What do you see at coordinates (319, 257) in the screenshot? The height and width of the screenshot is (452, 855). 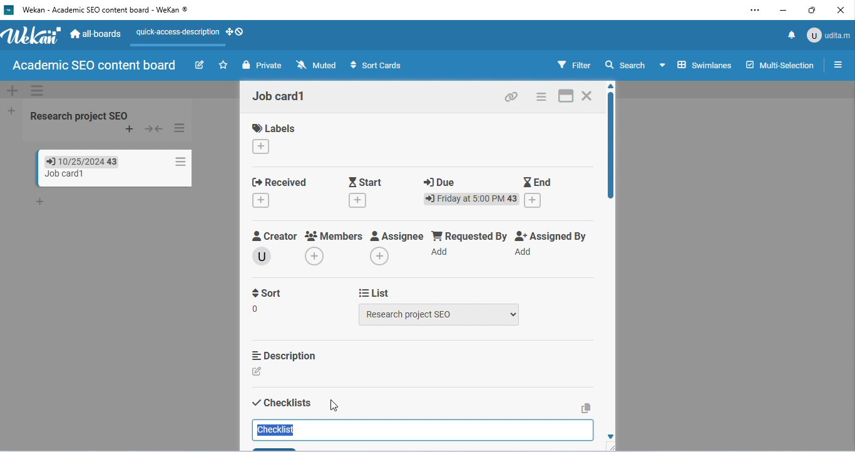 I see `add members` at bounding box center [319, 257].